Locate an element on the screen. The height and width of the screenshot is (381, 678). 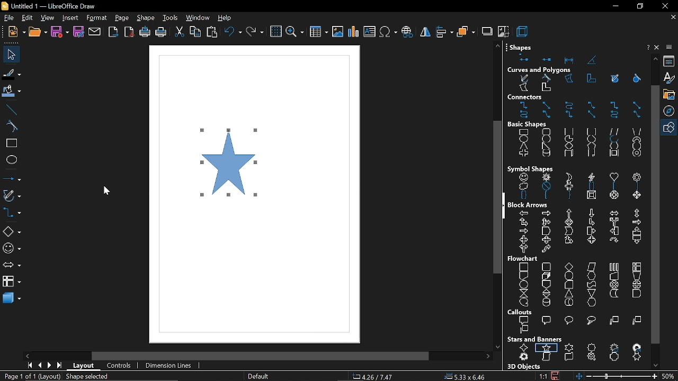
styles is located at coordinates (671, 78).